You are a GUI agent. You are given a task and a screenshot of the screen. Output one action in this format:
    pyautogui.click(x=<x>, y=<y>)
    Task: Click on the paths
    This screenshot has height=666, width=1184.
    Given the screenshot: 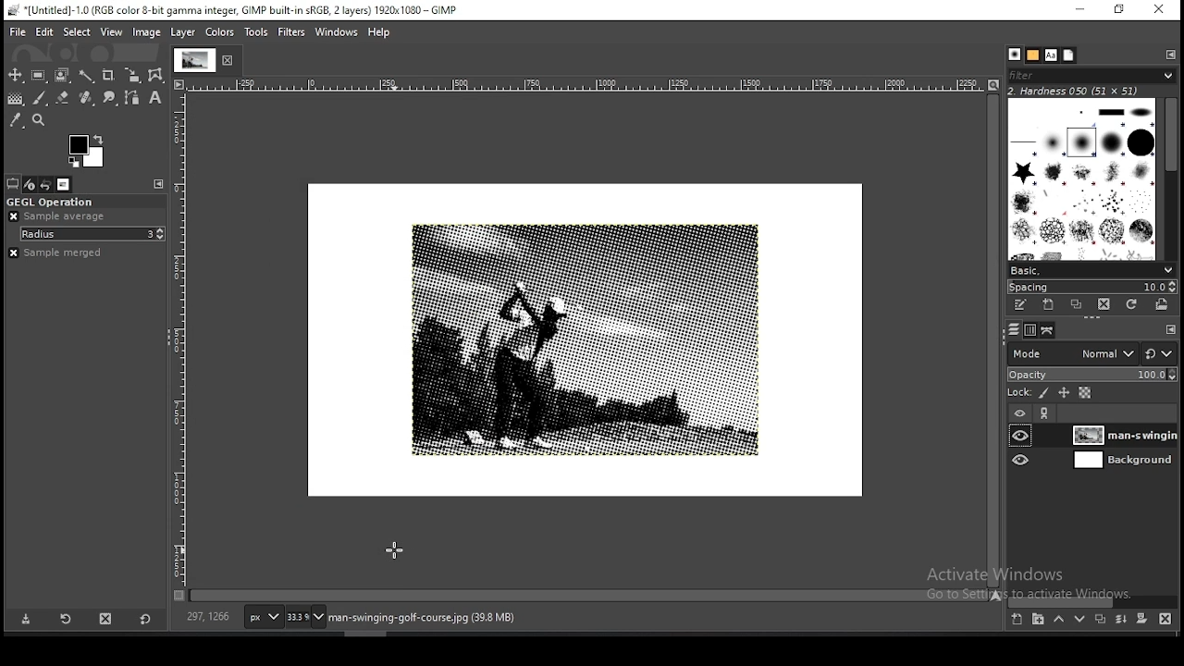 What is the action you would take?
    pyautogui.click(x=1049, y=330)
    